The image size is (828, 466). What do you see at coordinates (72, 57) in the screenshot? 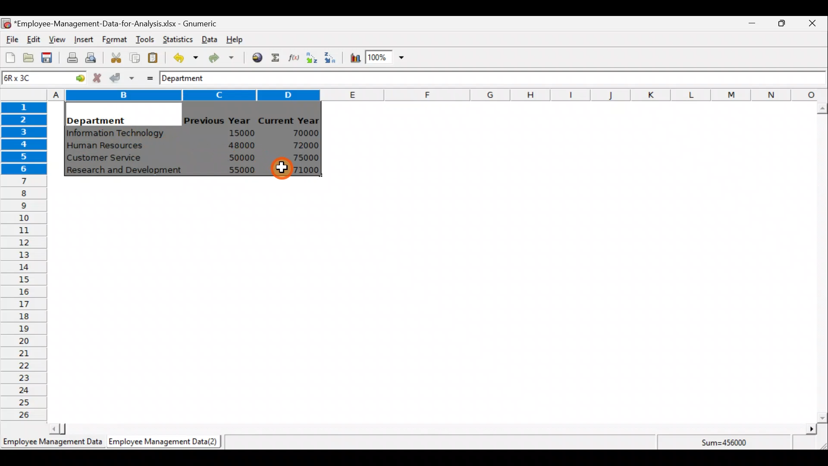
I see `Print current file` at bounding box center [72, 57].